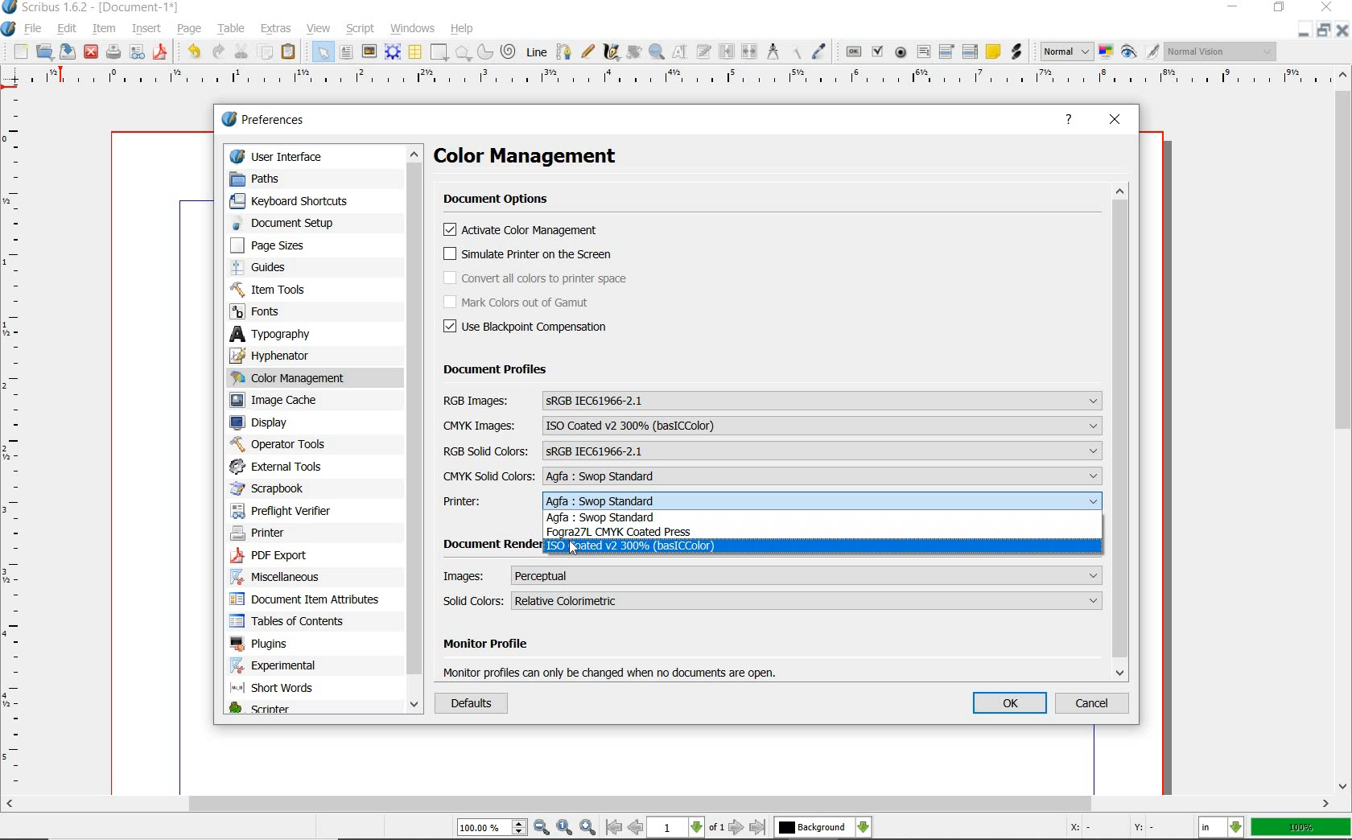 The image size is (1352, 840). I want to click on close, so click(91, 51).